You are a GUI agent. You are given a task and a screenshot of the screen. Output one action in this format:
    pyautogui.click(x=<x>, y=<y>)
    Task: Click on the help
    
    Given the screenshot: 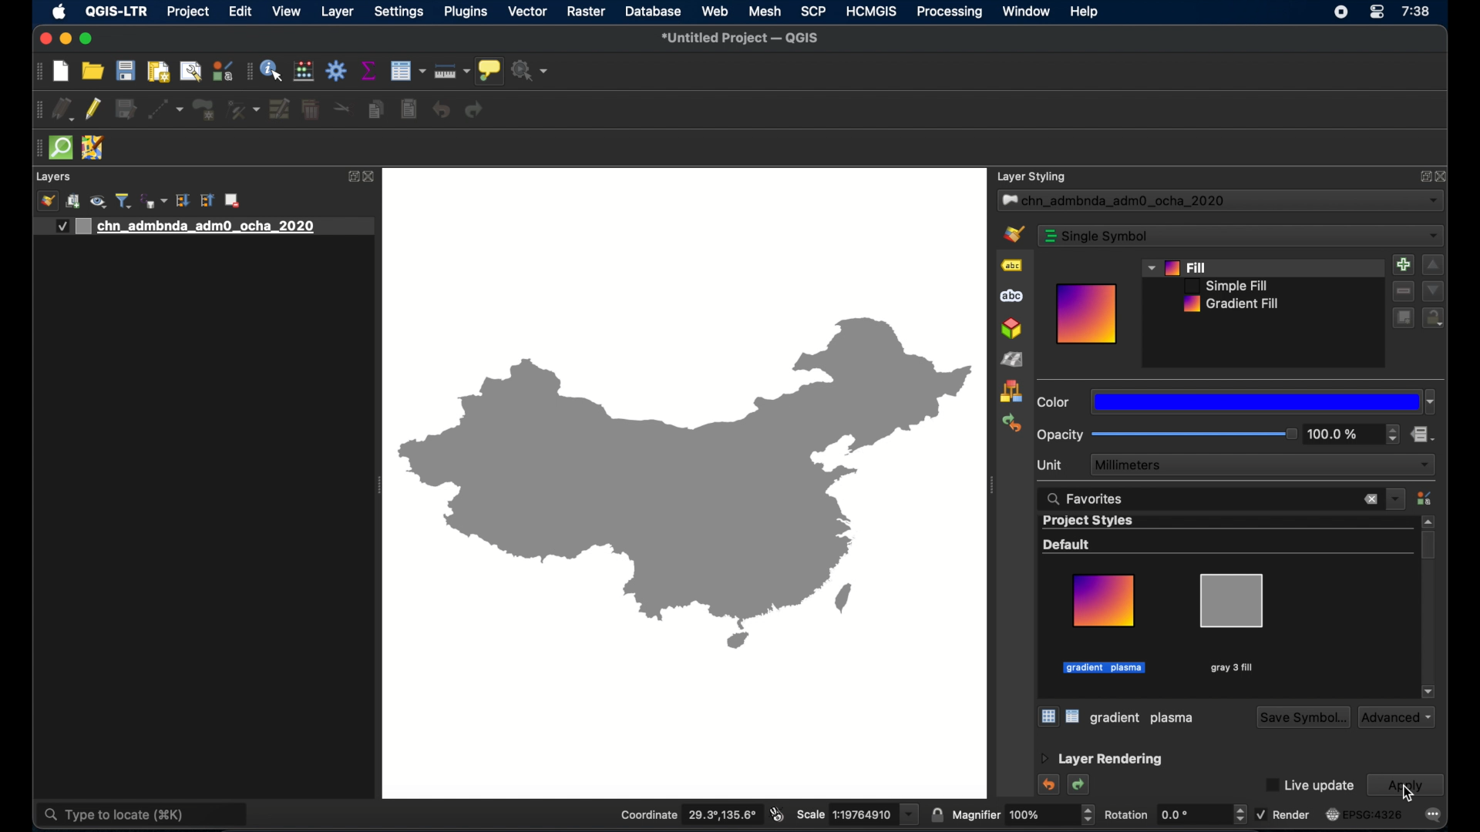 What is the action you would take?
    pyautogui.click(x=1084, y=12)
    